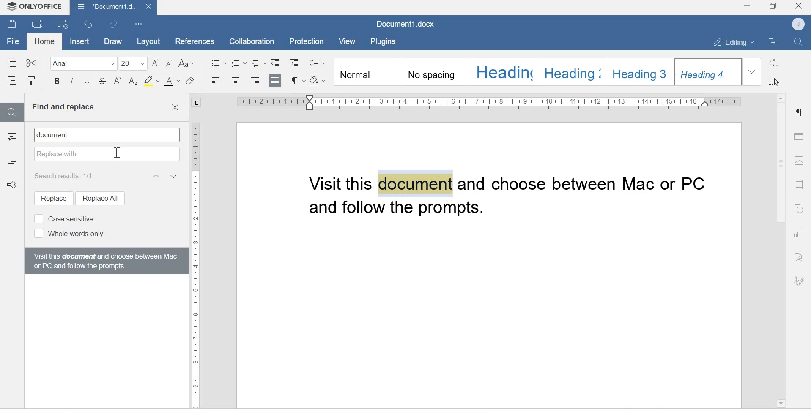 The image size is (811, 409). I want to click on Editing, so click(729, 42).